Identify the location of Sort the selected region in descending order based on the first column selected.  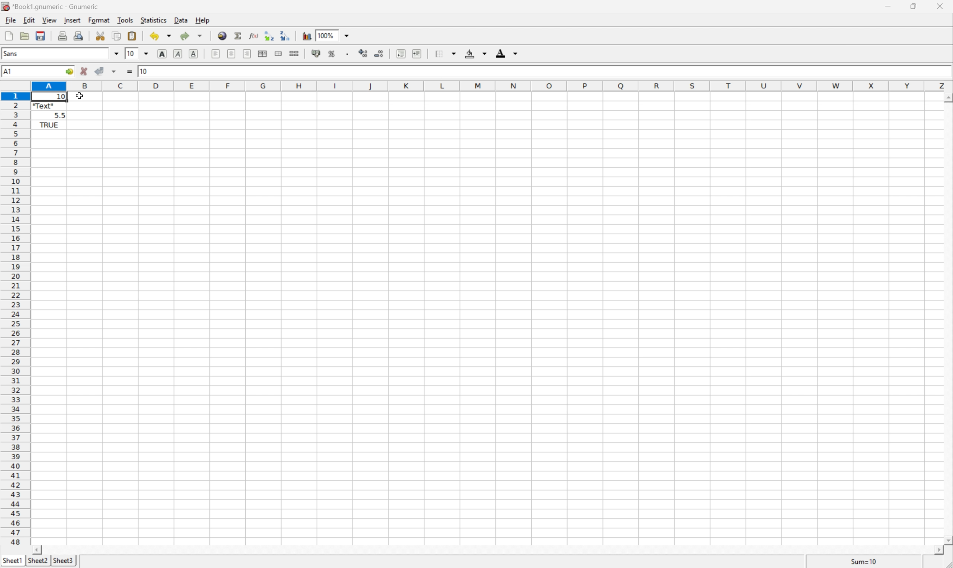
(269, 36).